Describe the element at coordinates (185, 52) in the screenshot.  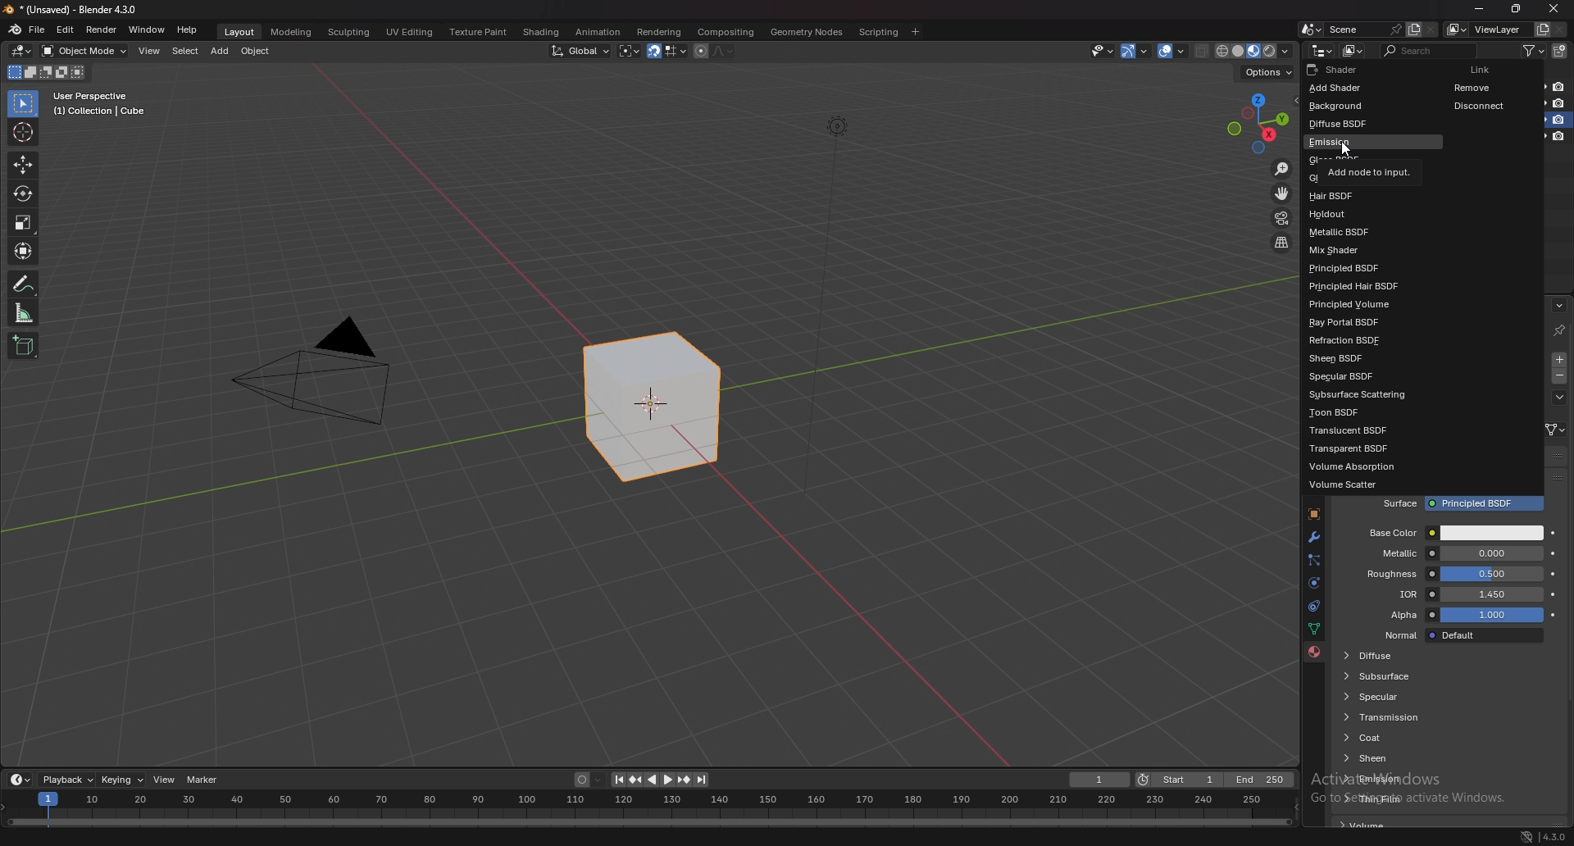
I see `select` at that location.